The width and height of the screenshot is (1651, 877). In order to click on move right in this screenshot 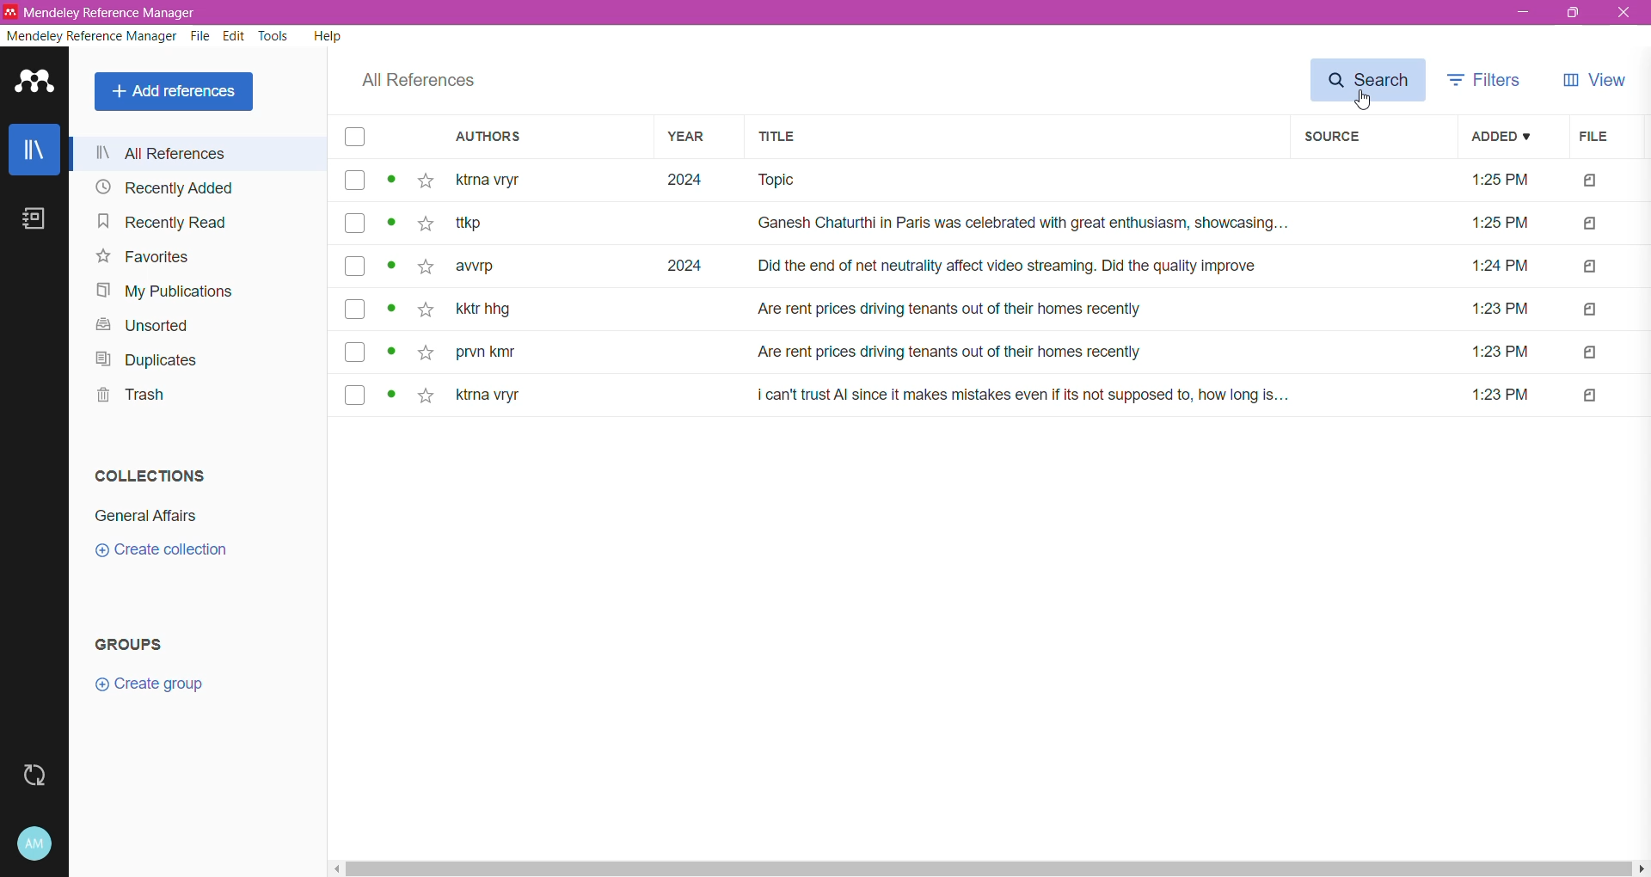, I will do `click(1641, 866)`.